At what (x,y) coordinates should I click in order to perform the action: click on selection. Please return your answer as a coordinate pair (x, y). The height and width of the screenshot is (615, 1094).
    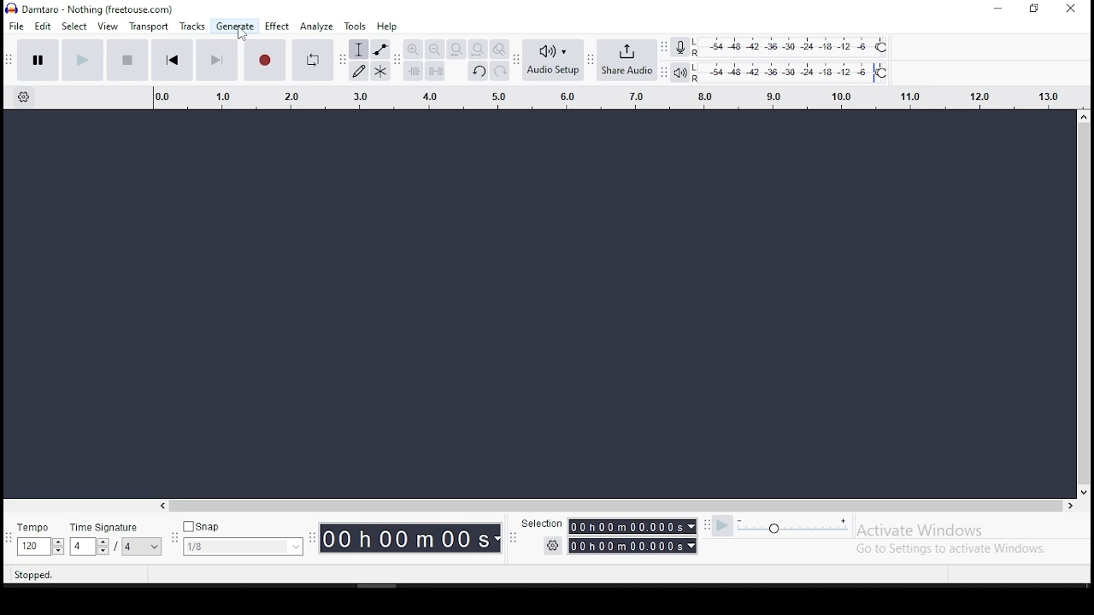
    Looking at the image, I should click on (543, 524).